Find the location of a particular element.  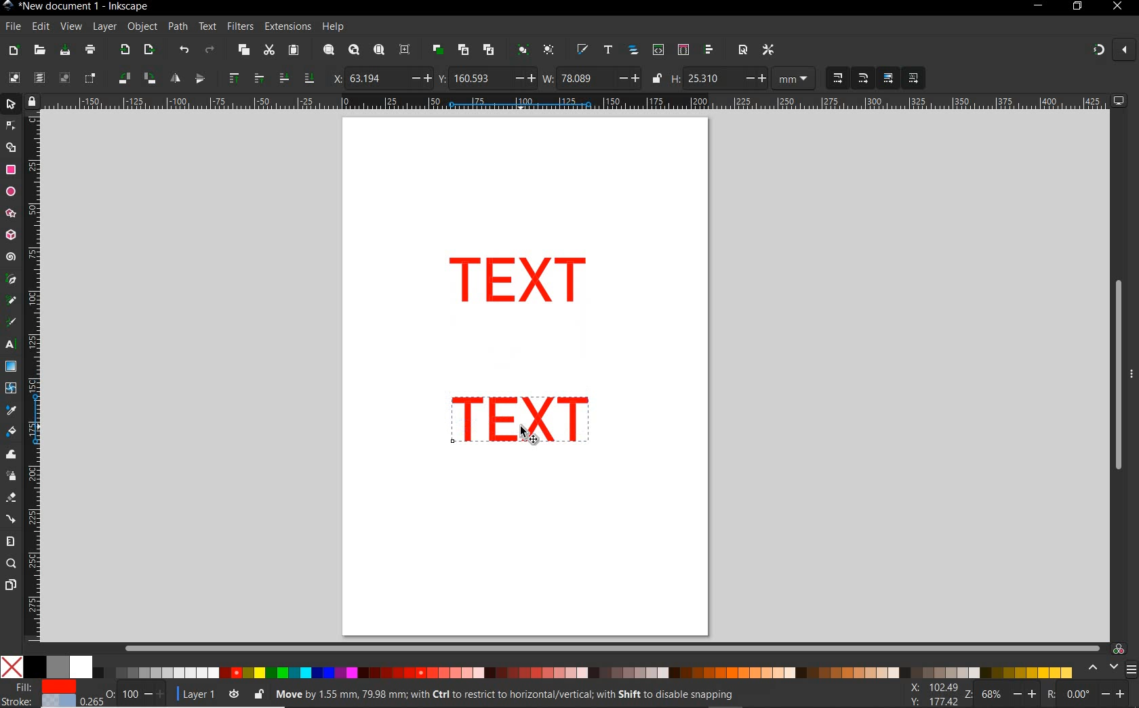

star tool is located at coordinates (11, 214).